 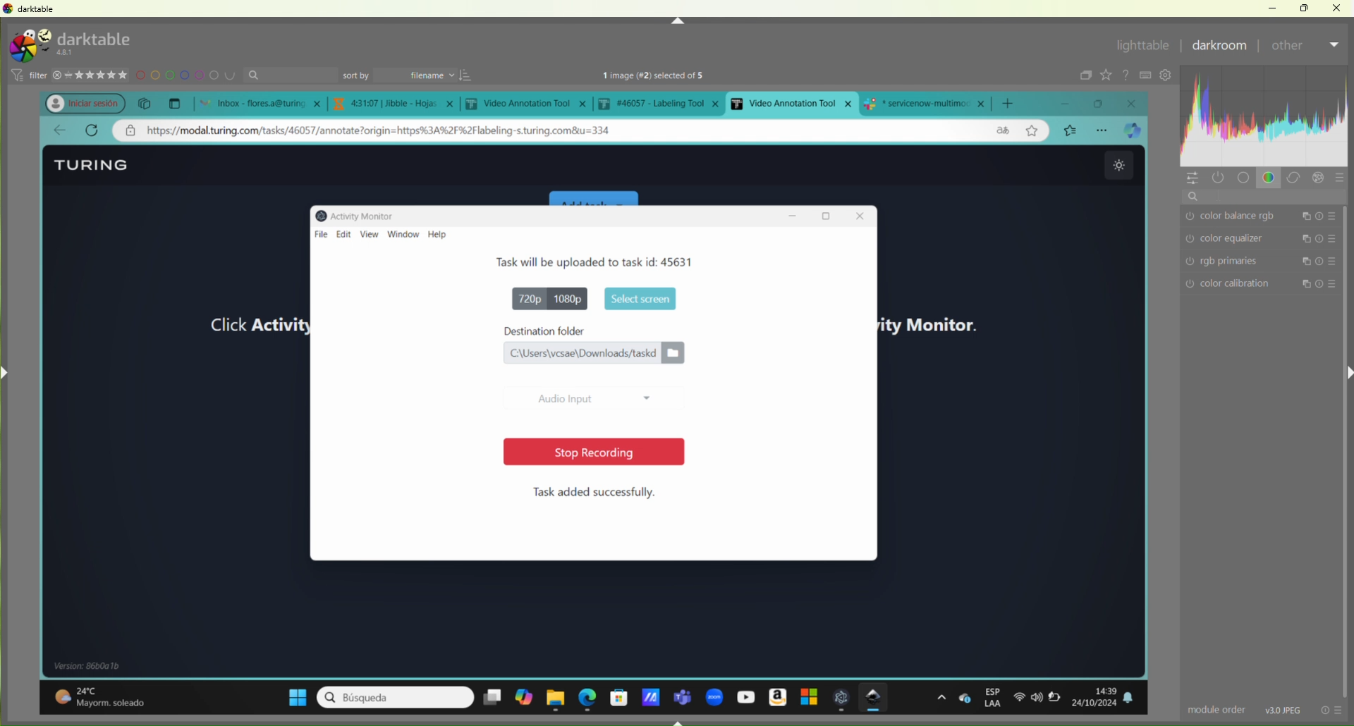 I want to click on edit, so click(x=343, y=233).